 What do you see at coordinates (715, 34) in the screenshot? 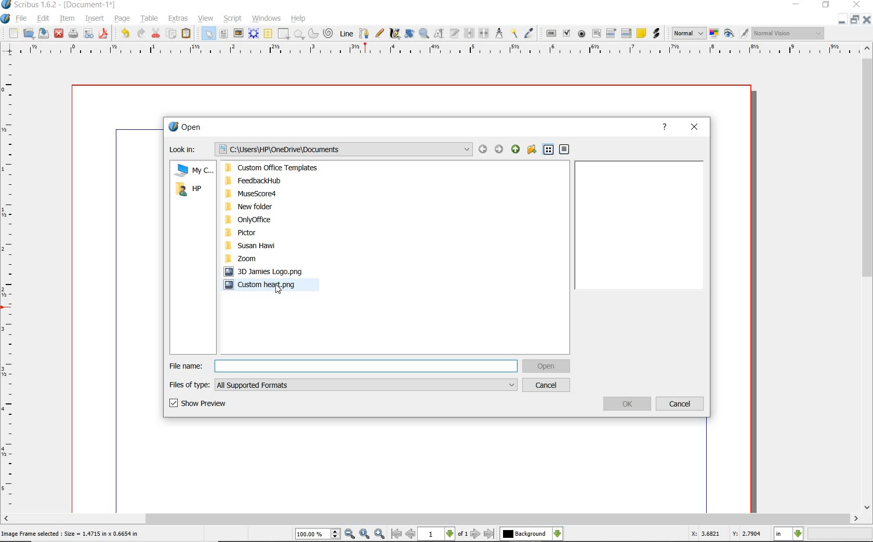
I see `toggle color management system` at bounding box center [715, 34].